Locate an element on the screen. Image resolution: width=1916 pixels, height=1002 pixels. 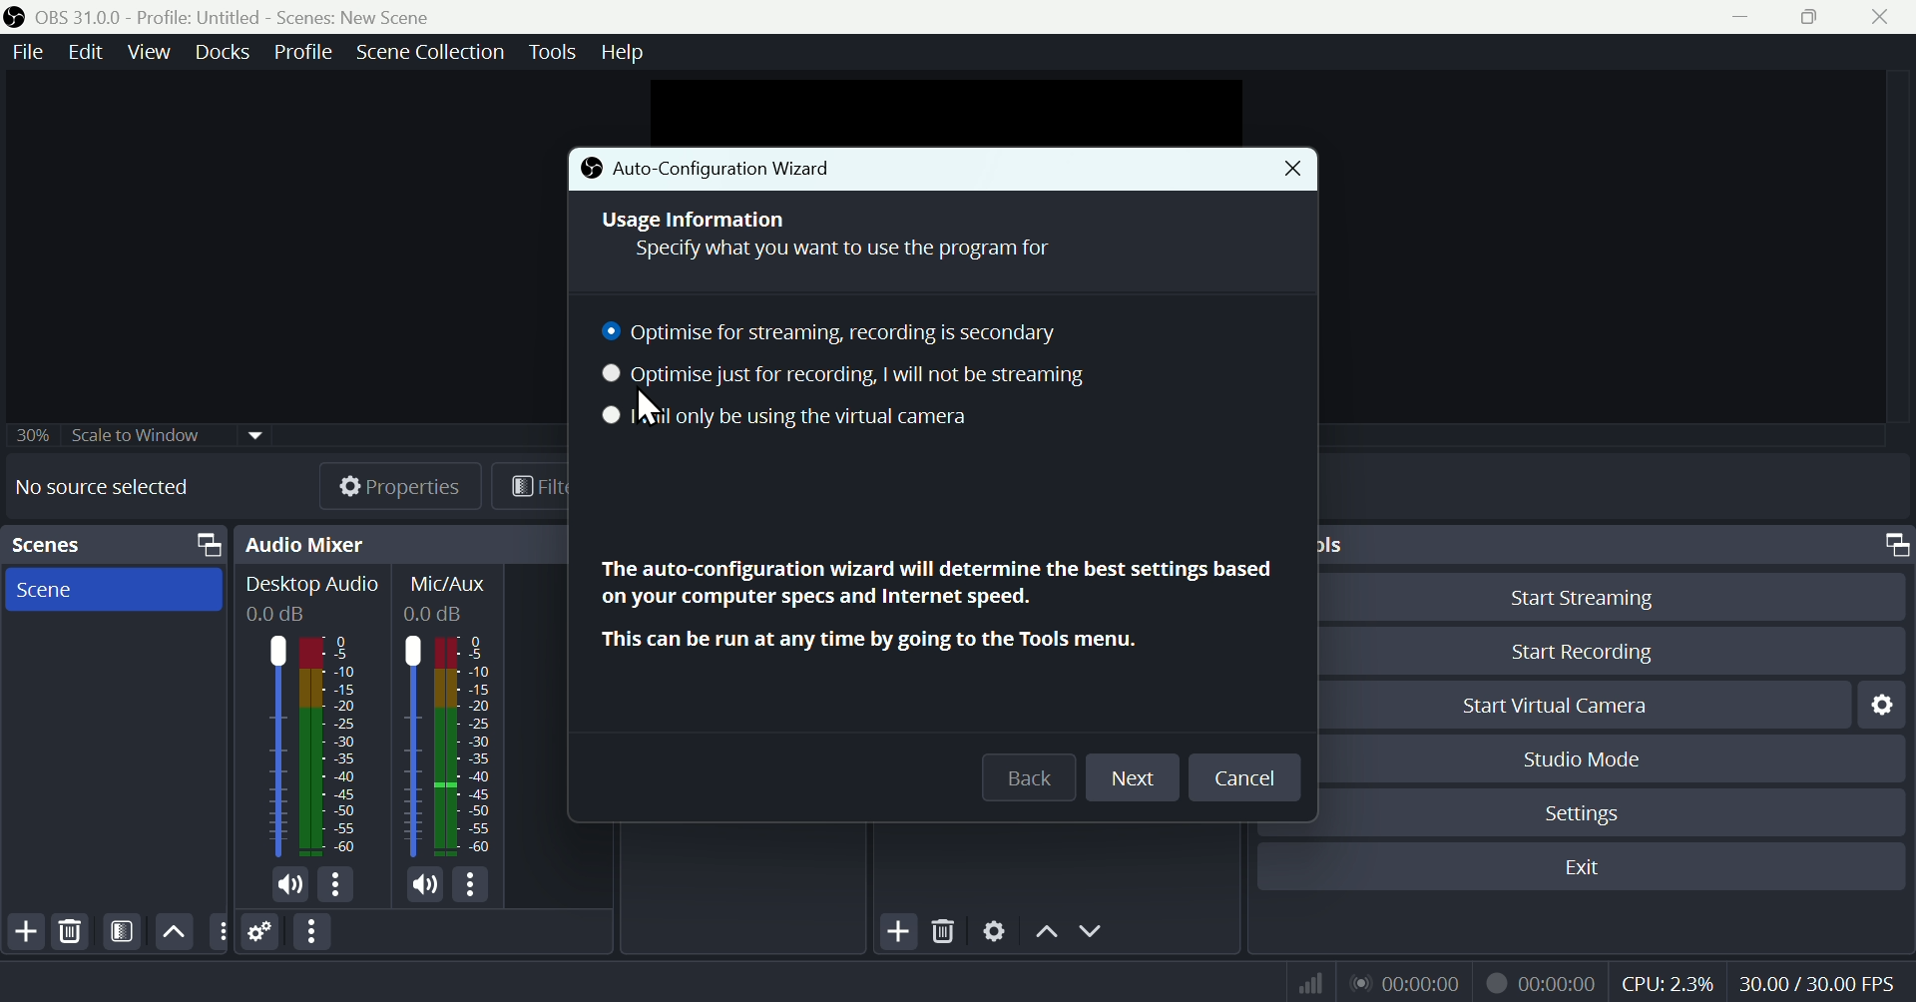
Edit is located at coordinates (88, 53).